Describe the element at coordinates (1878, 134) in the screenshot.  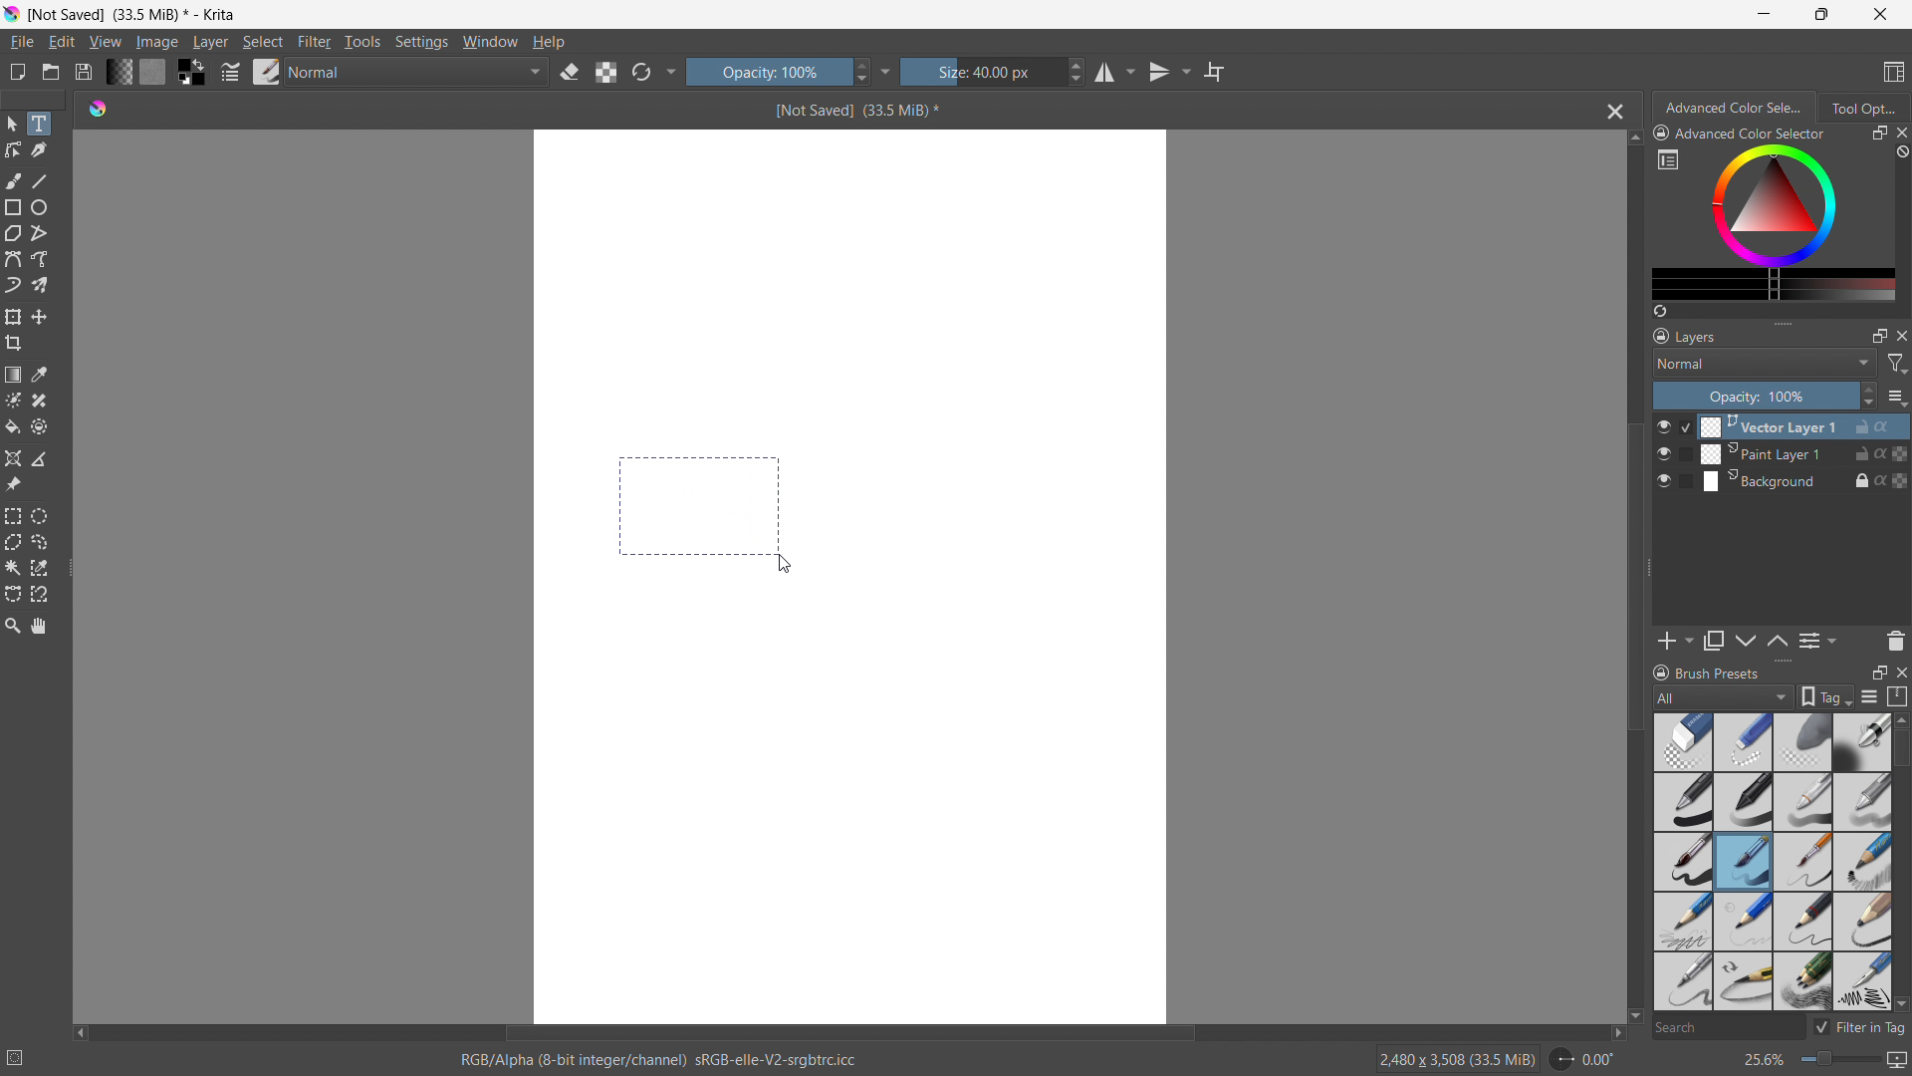
I see `maximize` at that location.